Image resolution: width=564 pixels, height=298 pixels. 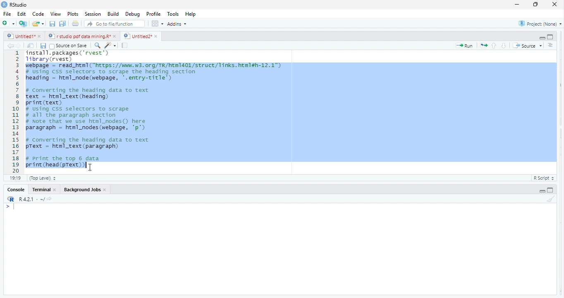 I want to click on  Go to file/function, so click(x=115, y=24).